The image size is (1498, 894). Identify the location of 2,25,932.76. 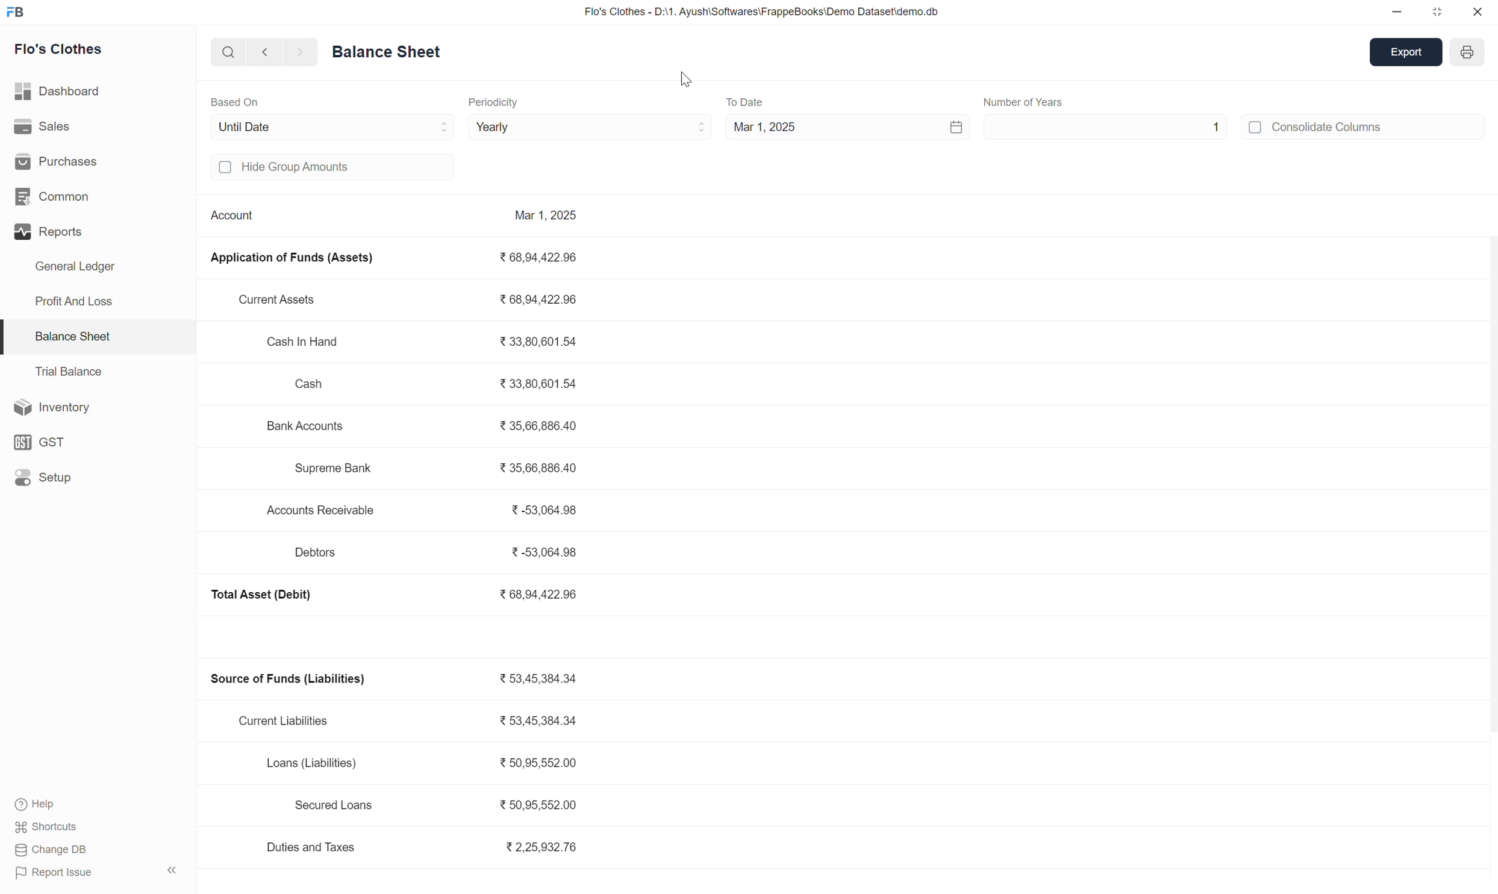
(546, 846).